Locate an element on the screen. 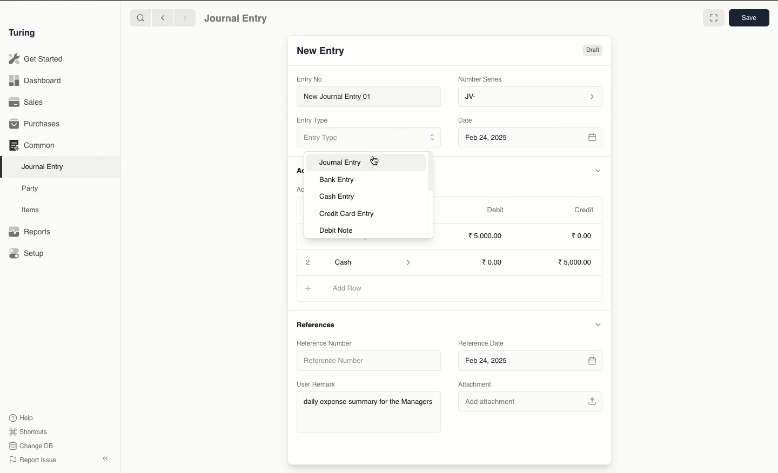  Forward is located at coordinates (185, 17).